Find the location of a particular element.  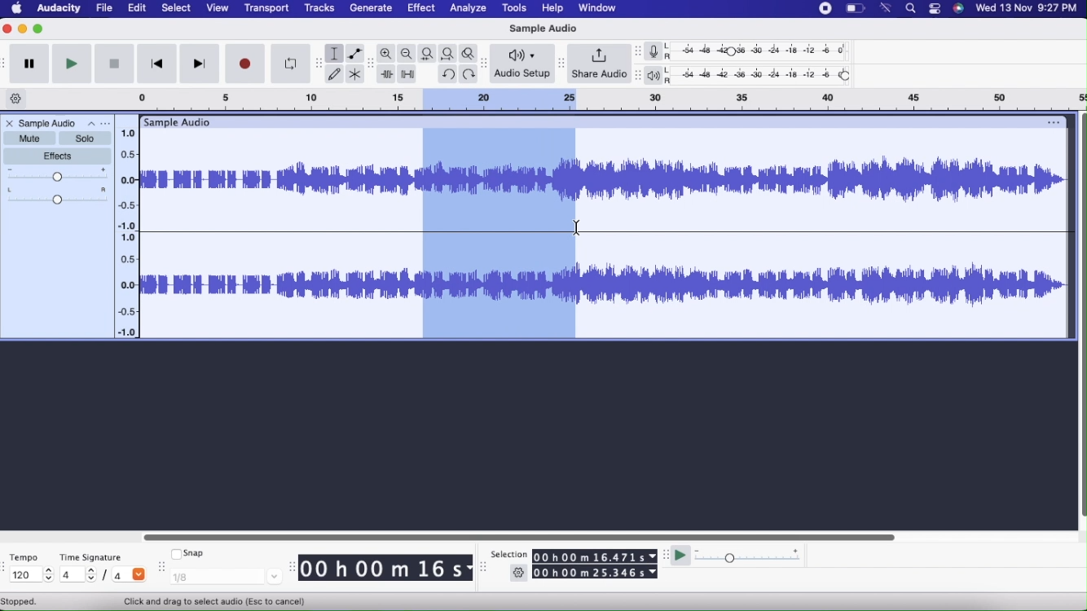

Zoom out is located at coordinates (407, 54).